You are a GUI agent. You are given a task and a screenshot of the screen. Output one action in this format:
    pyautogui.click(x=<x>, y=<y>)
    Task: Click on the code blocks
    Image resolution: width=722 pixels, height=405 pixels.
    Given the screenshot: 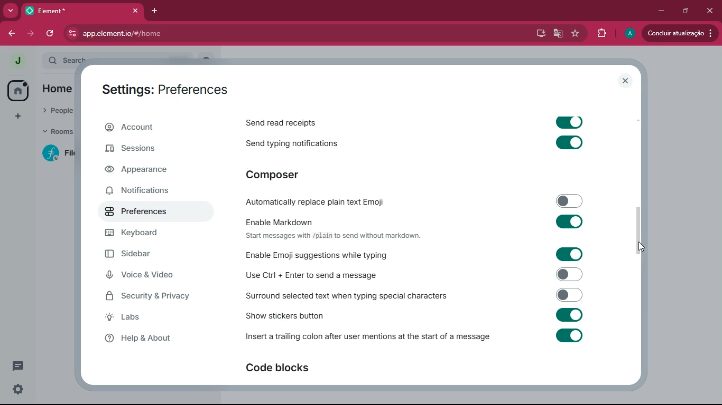 What is the action you would take?
    pyautogui.click(x=282, y=368)
    